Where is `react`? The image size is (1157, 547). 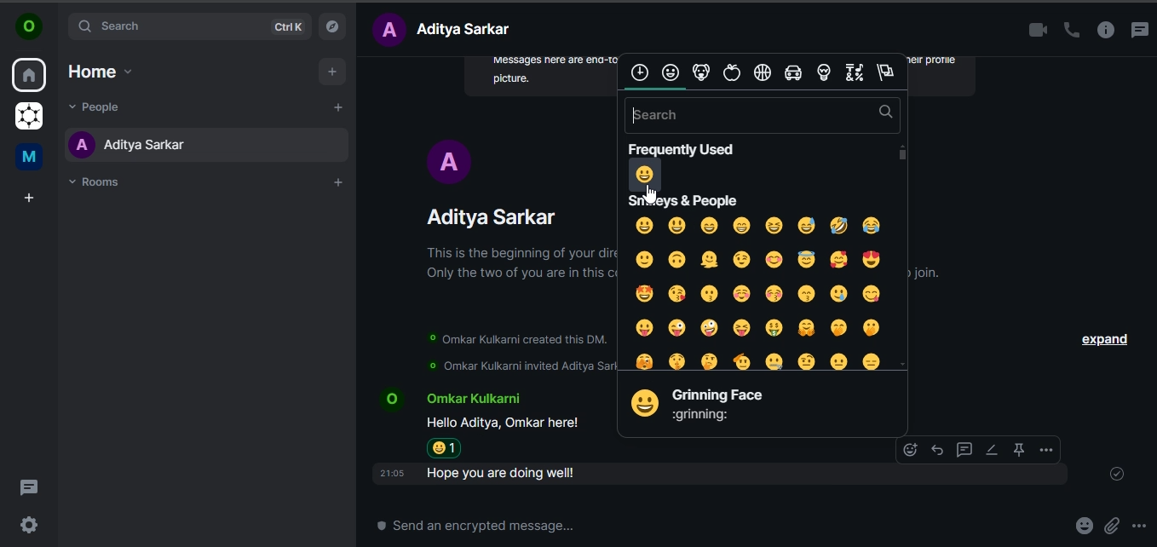
react is located at coordinates (909, 450).